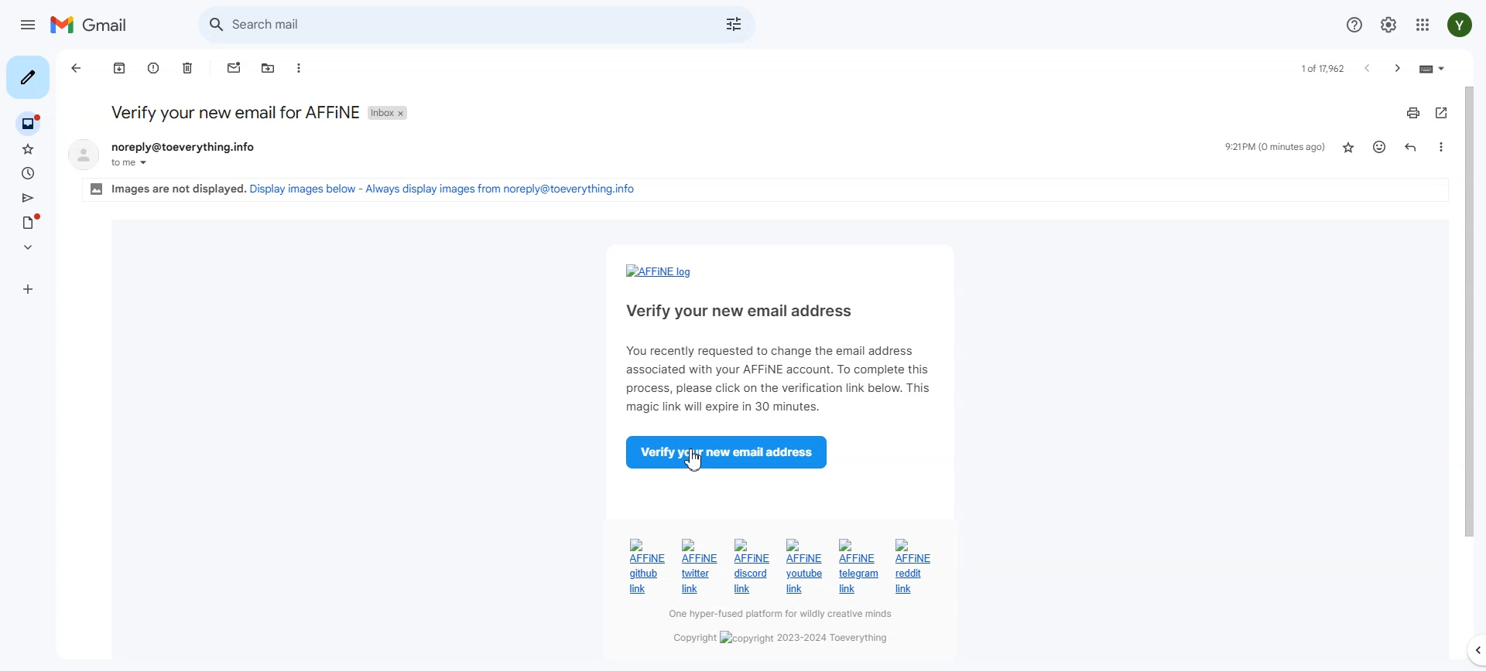 This screenshot has width=1486, height=671. Describe the element at coordinates (234, 69) in the screenshot. I see `Mark as unread` at that location.